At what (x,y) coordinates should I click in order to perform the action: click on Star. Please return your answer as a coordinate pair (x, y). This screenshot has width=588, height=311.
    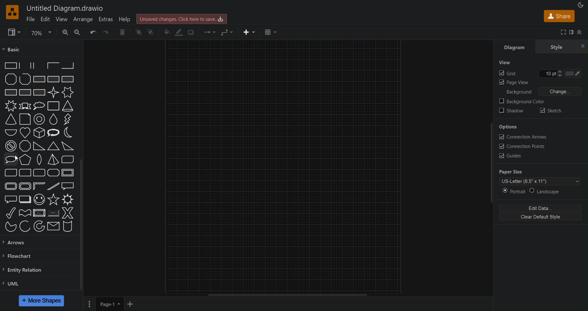
    Looking at the image, I should click on (54, 200).